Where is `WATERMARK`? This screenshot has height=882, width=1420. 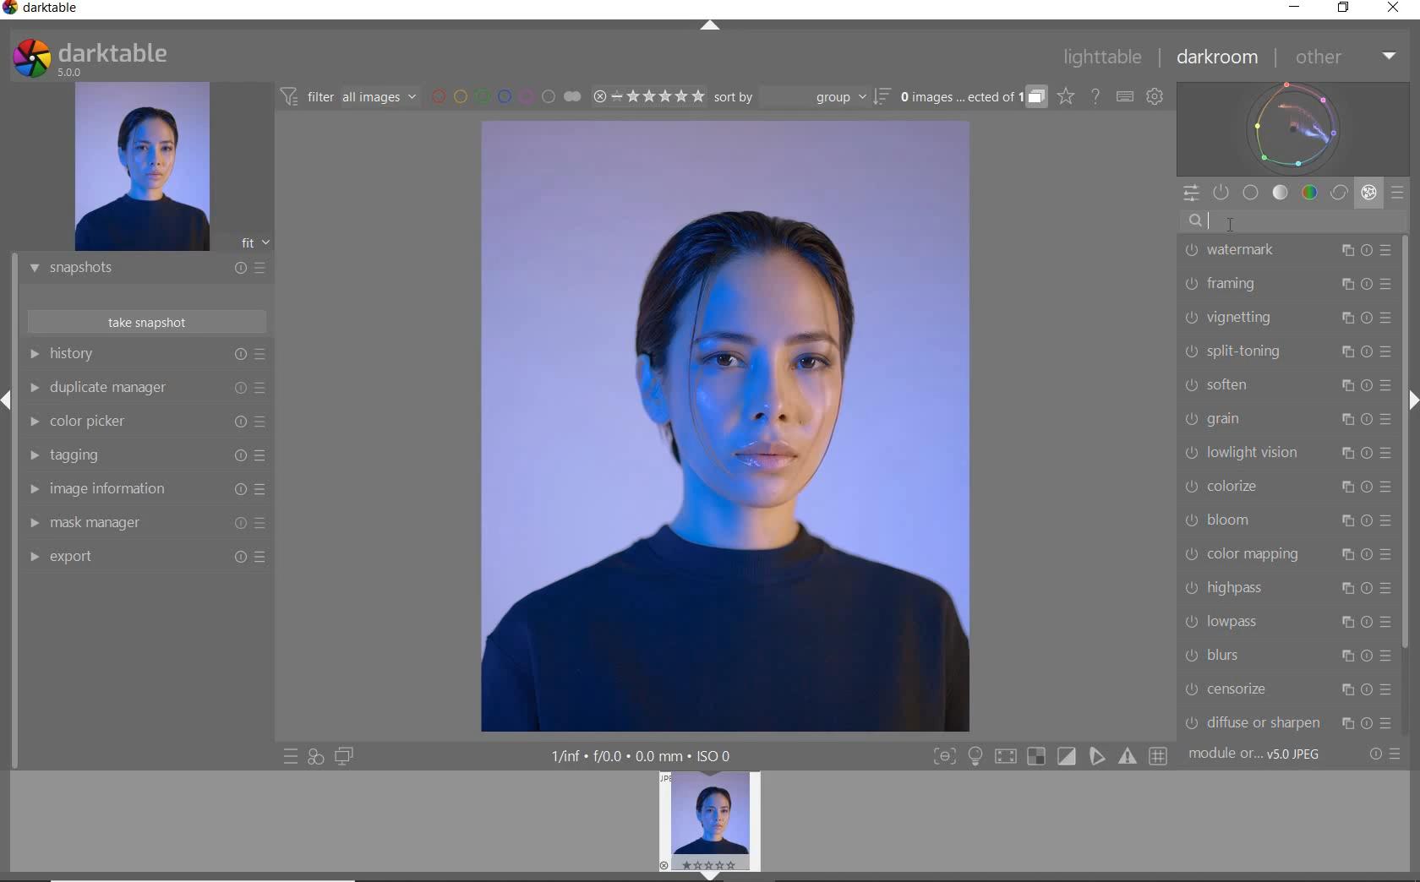 WATERMARK is located at coordinates (1286, 249).